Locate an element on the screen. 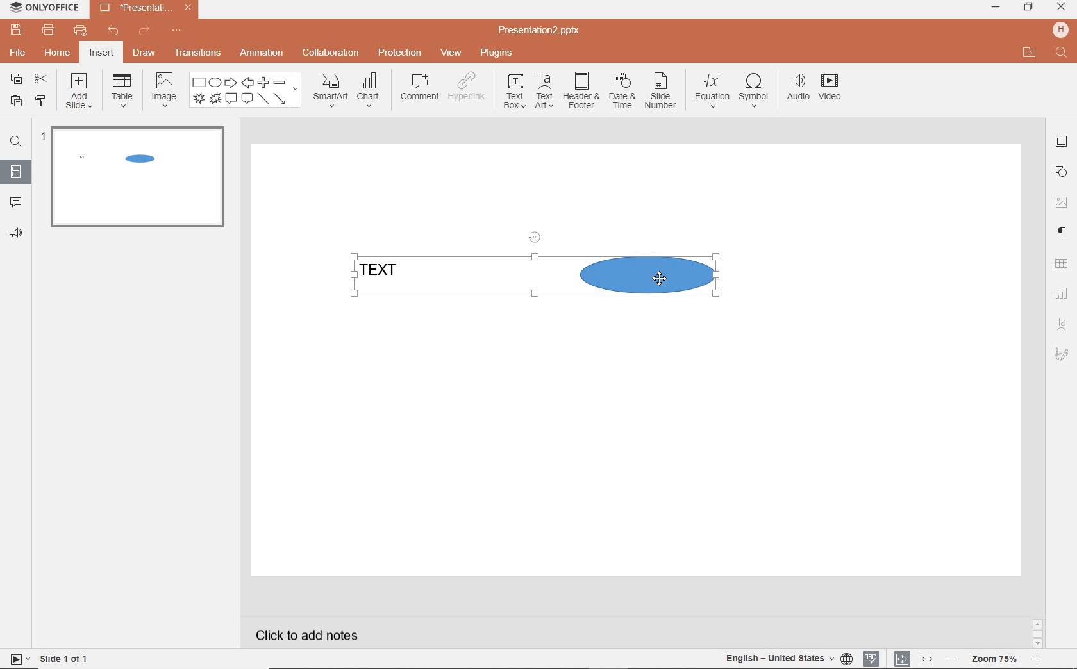  view is located at coordinates (449, 53).